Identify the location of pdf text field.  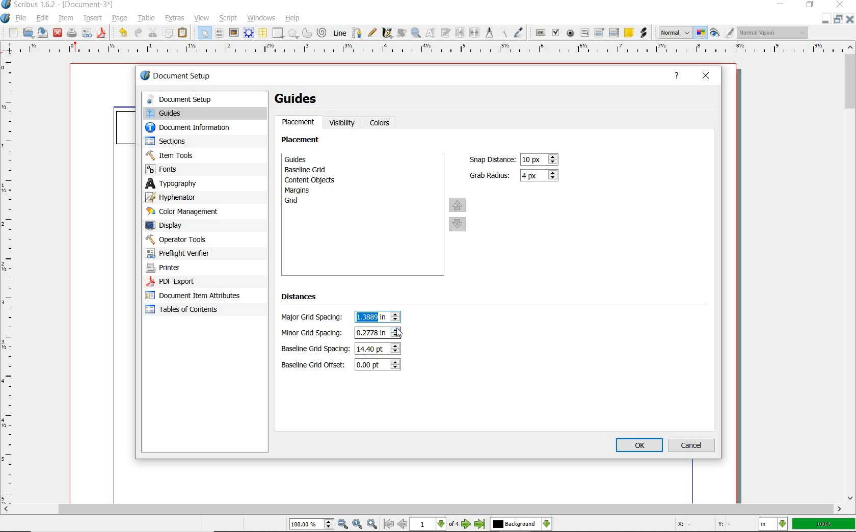
(585, 33).